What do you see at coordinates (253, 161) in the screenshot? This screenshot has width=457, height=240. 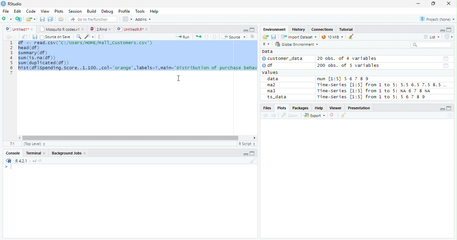 I see `Clean` at bounding box center [253, 161].